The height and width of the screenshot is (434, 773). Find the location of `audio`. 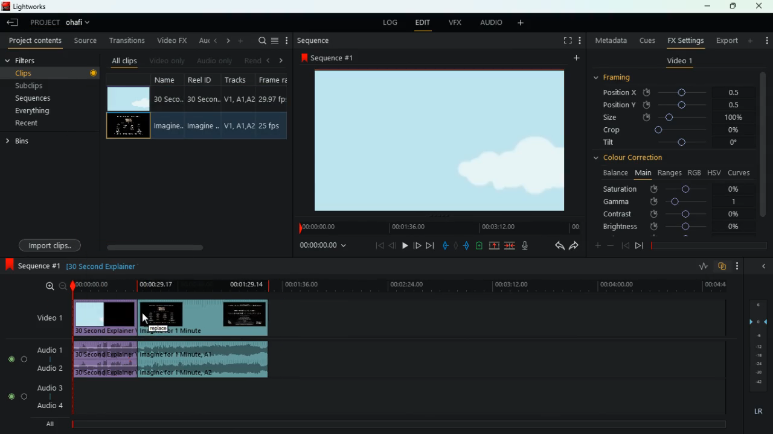

audio is located at coordinates (491, 23).